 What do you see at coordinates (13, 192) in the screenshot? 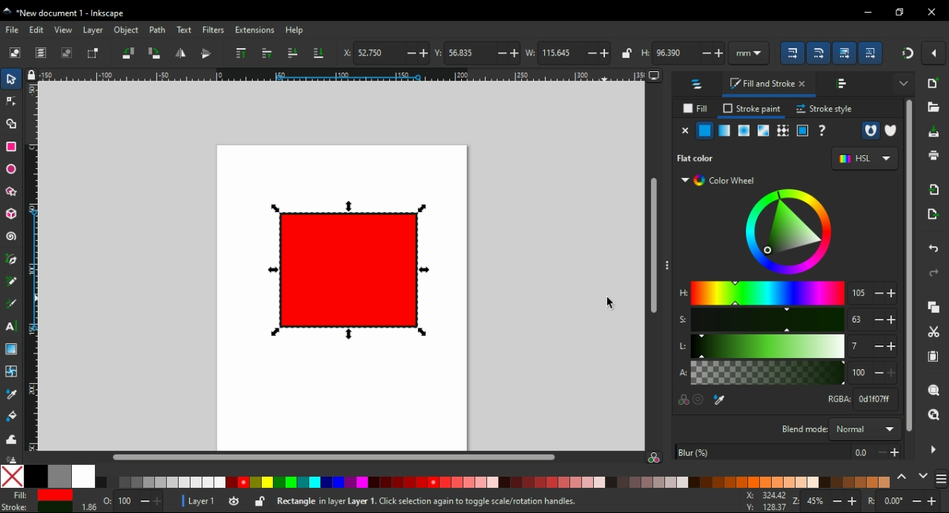
I see `star/polygon tool` at bounding box center [13, 192].